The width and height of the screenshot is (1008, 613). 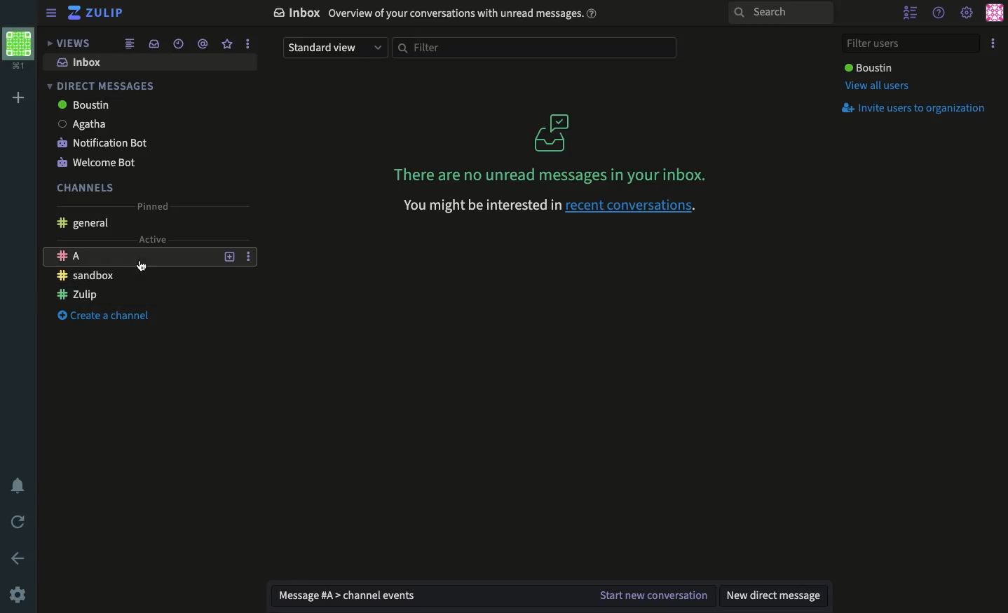 What do you see at coordinates (151, 43) in the screenshot?
I see `Inbox` at bounding box center [151, 43].